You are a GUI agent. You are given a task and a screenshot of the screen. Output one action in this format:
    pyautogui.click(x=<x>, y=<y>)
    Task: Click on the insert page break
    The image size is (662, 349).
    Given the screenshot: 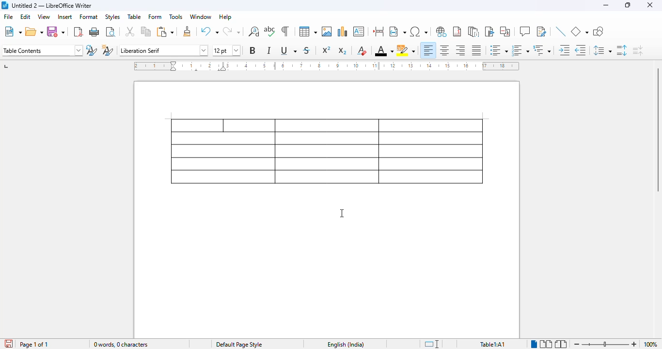 What is the action you would take?
    pyautogui.click(x=378, y=32)
    